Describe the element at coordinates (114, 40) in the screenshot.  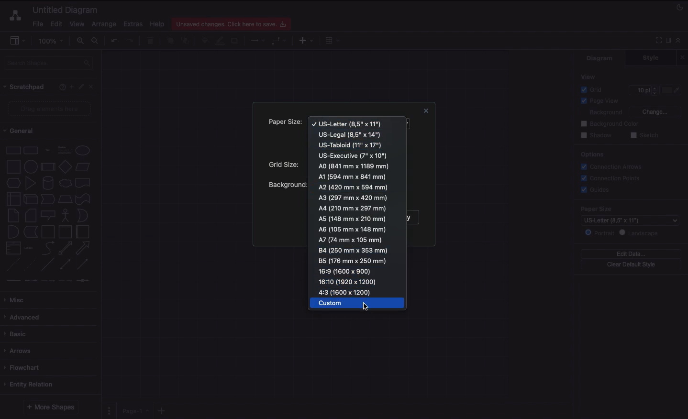
I see `Undo` at that location.